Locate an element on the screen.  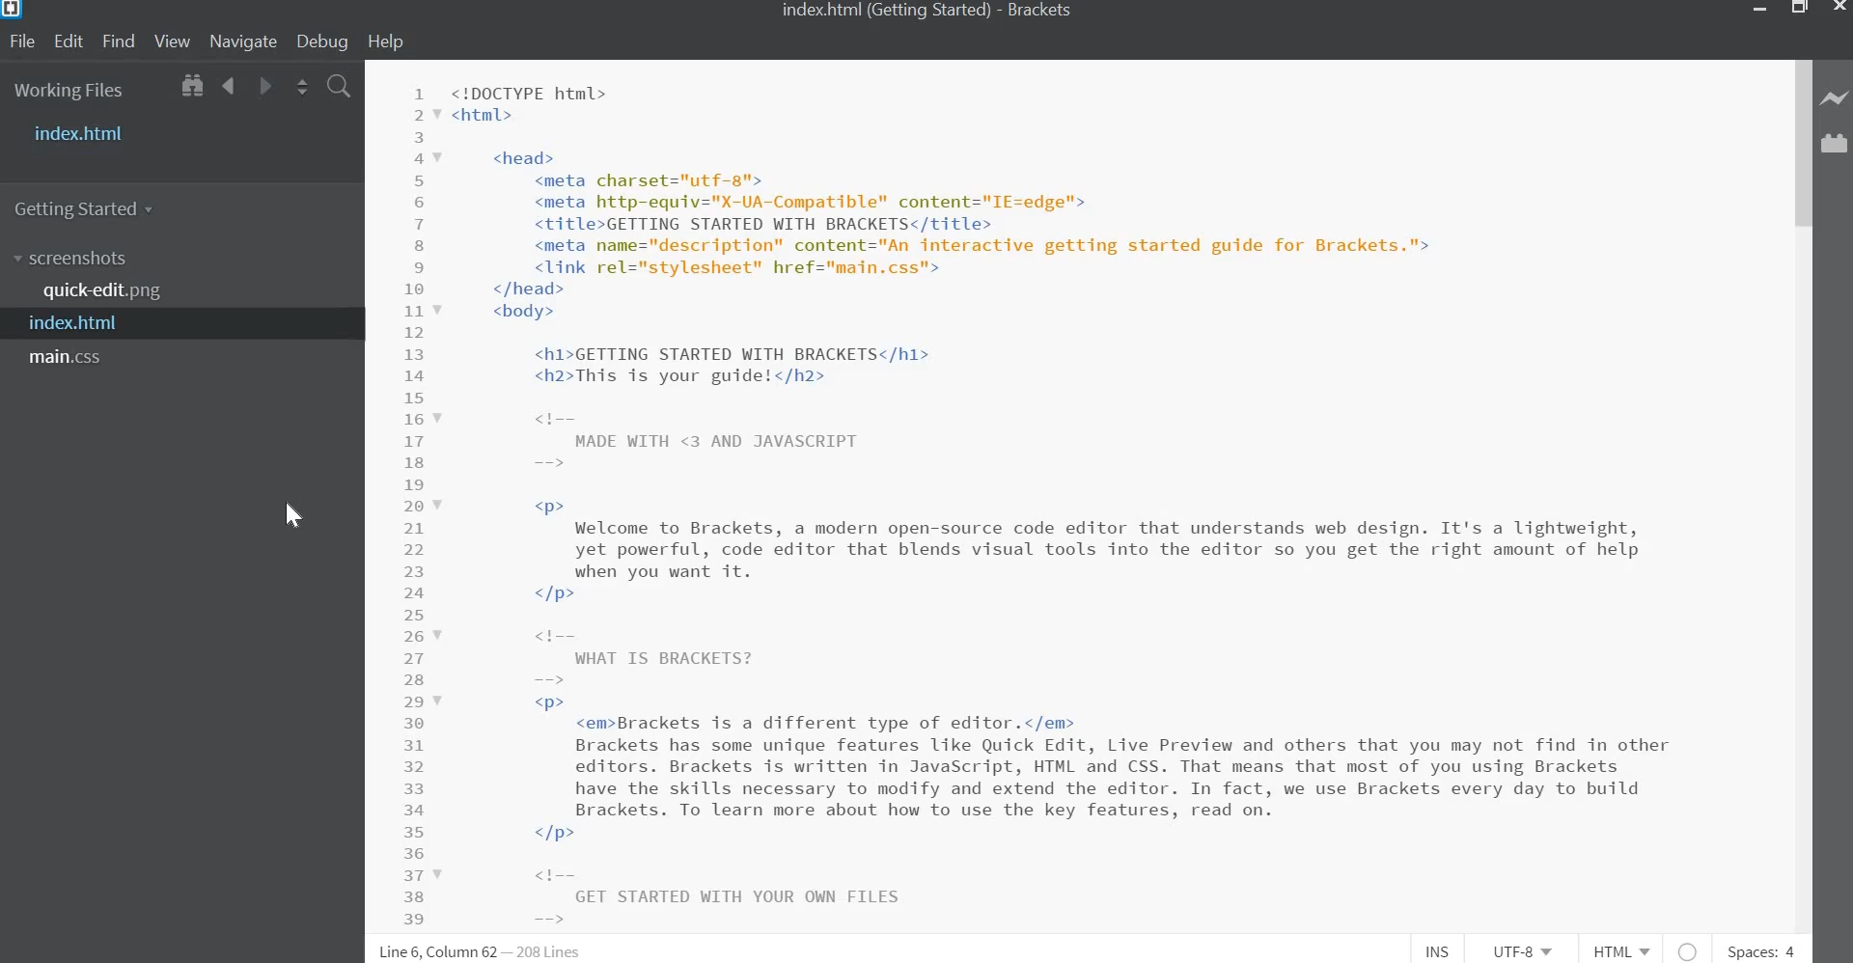
Editor Area is located at coordinates (1073, 495).